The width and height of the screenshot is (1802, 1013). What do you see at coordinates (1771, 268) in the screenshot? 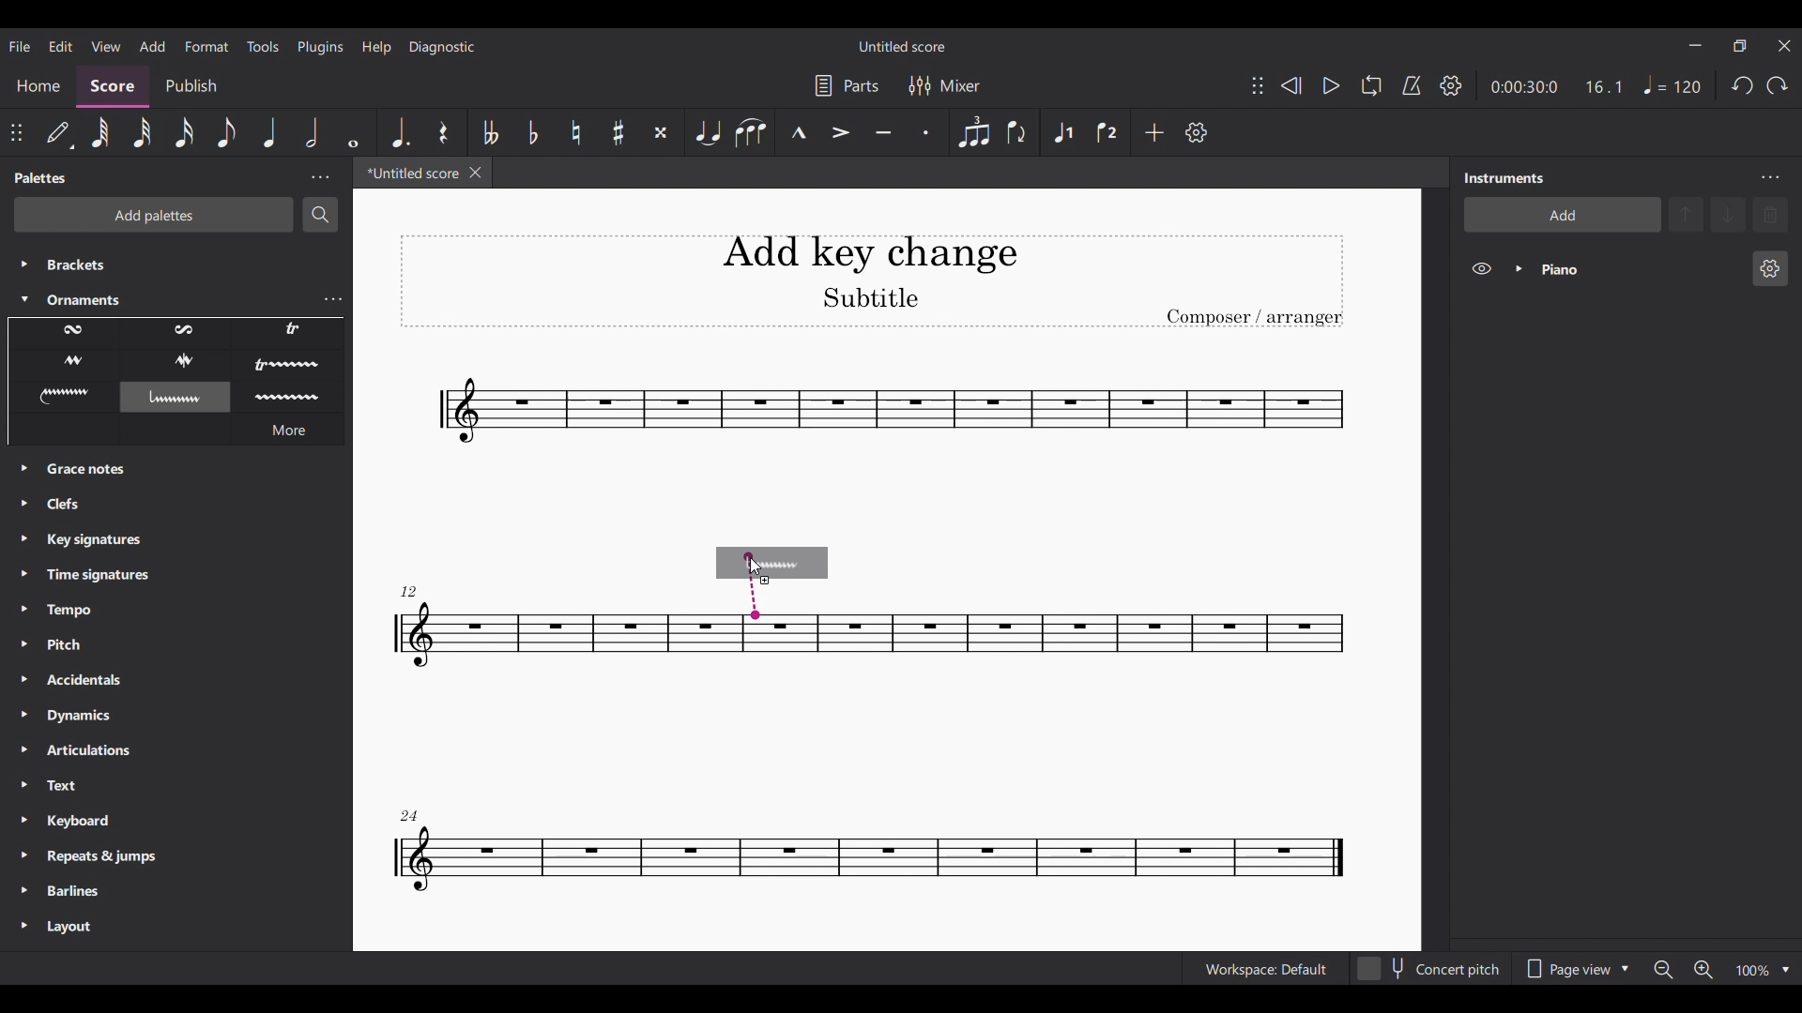
I see `Piano settings` at bounding box center [1771, 268].